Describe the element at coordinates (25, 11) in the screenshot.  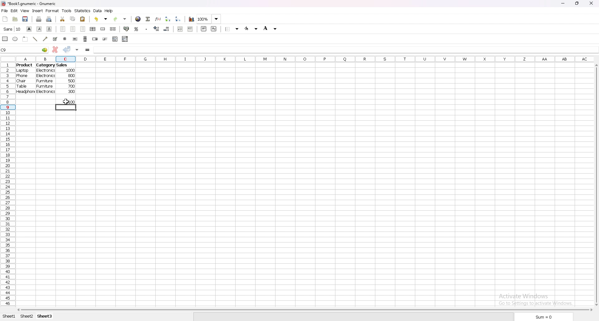
I see `view` at that location.